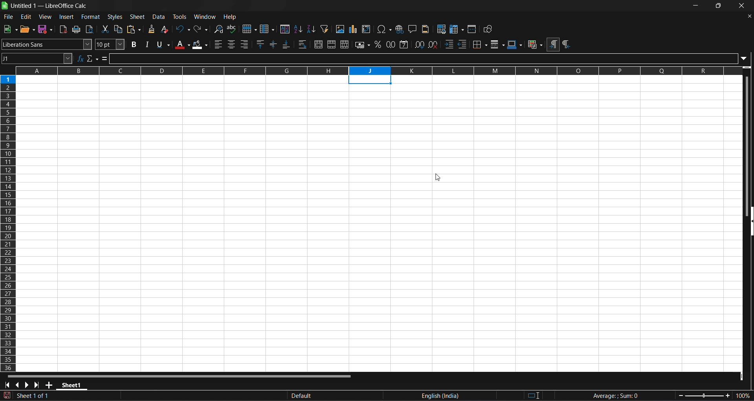 This screenshot has height=401, width=754. I want to click on format as number, so click(391, 44).